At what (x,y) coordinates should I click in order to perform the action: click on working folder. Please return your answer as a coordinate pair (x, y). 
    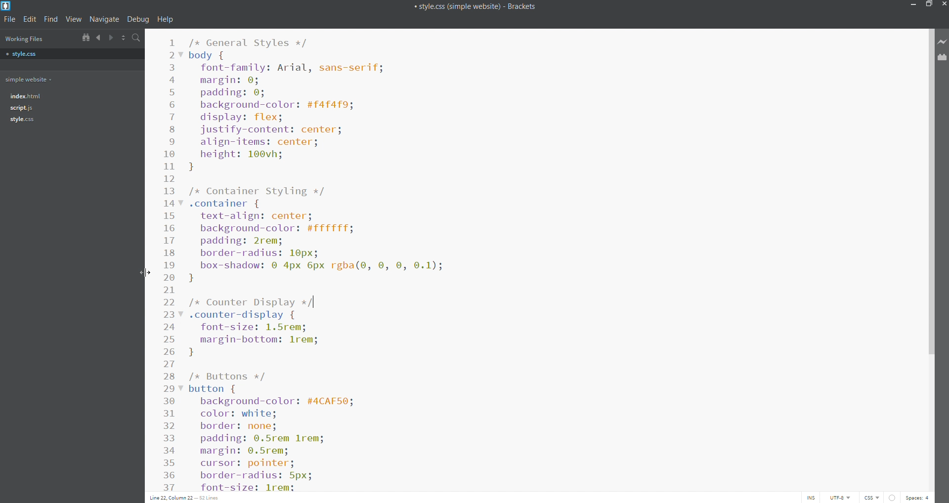
    Looking at the image, I should click on (72, 79).